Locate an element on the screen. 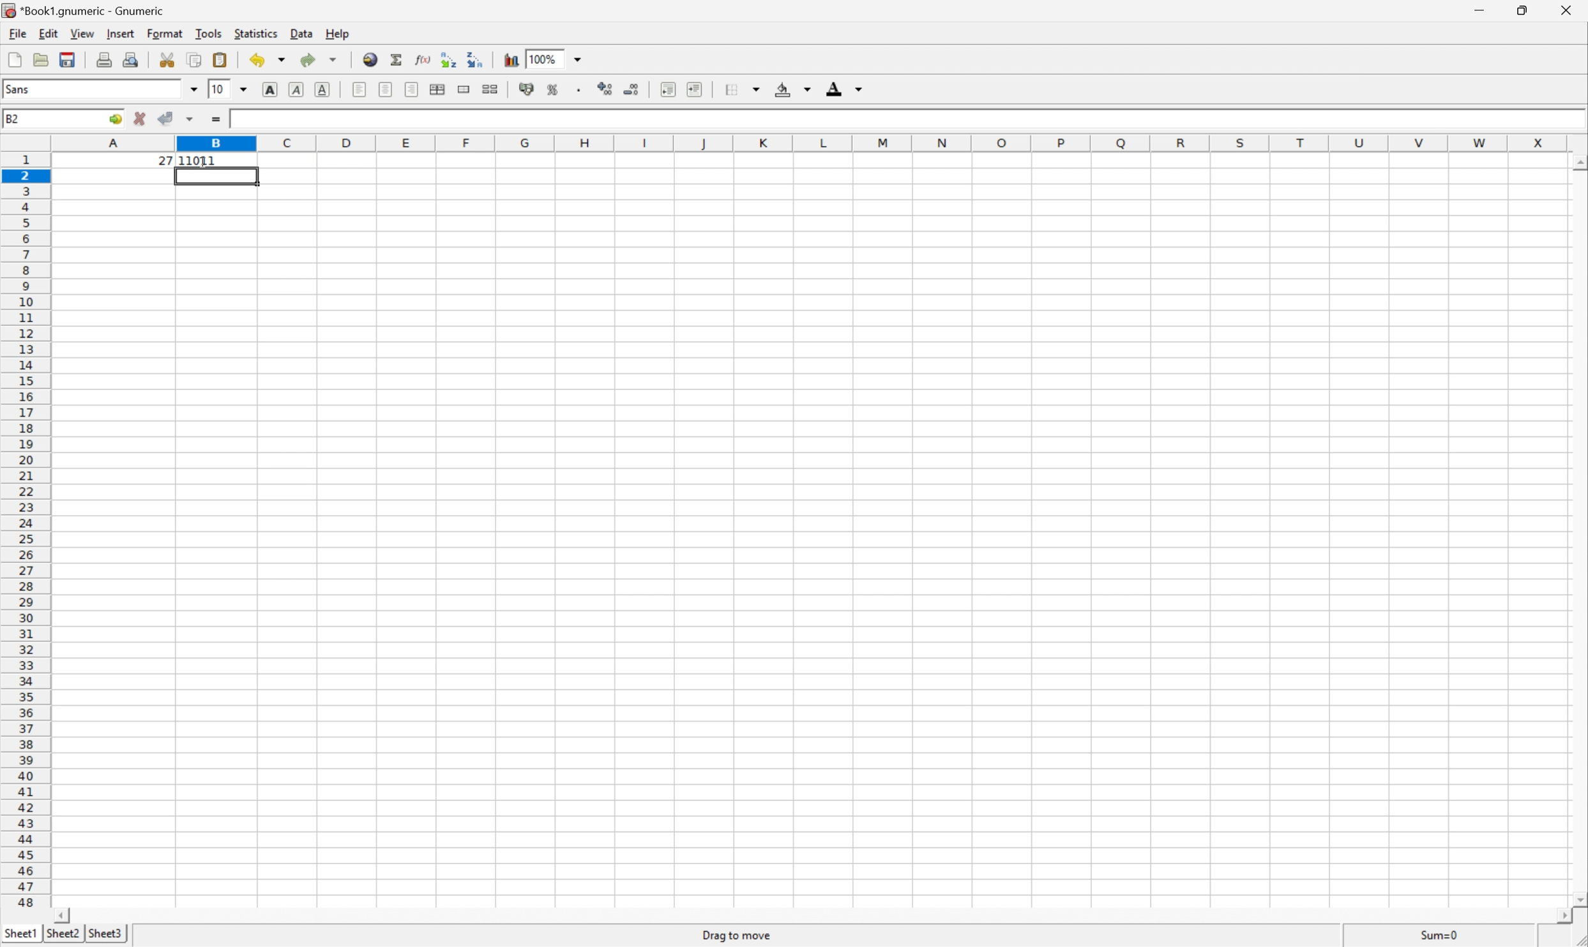 The image size is (1588, 947). Increase indent, and align the contents to the left is located at coordinates (694, 88).